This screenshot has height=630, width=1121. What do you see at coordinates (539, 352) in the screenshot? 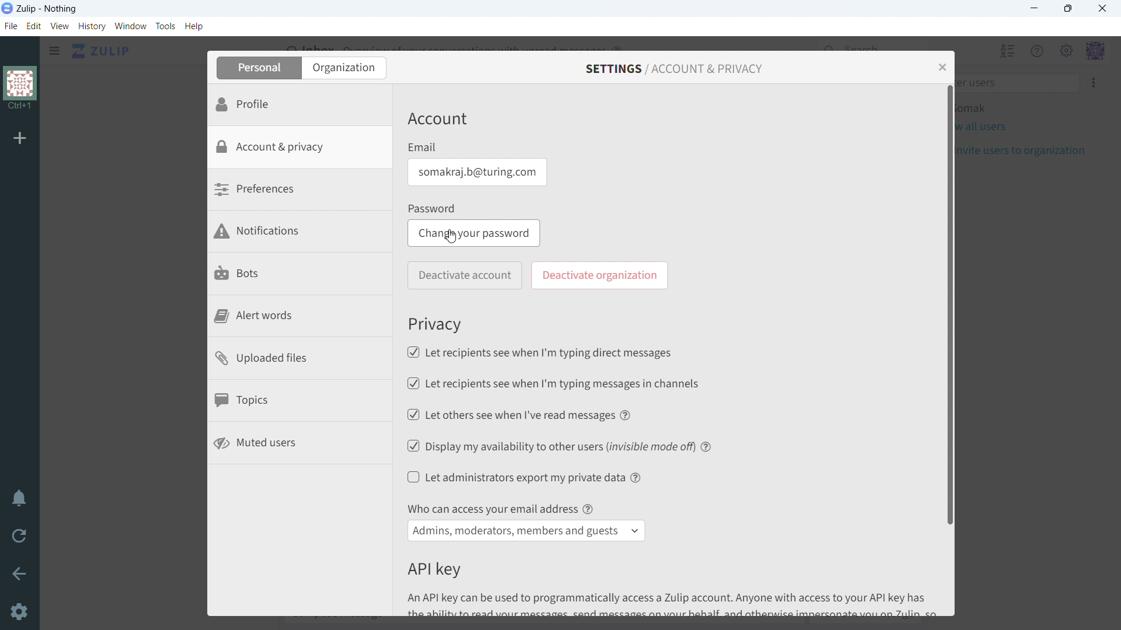
I see `let recipients see when i'm typing direct messages` at bounding box center [539, 352].